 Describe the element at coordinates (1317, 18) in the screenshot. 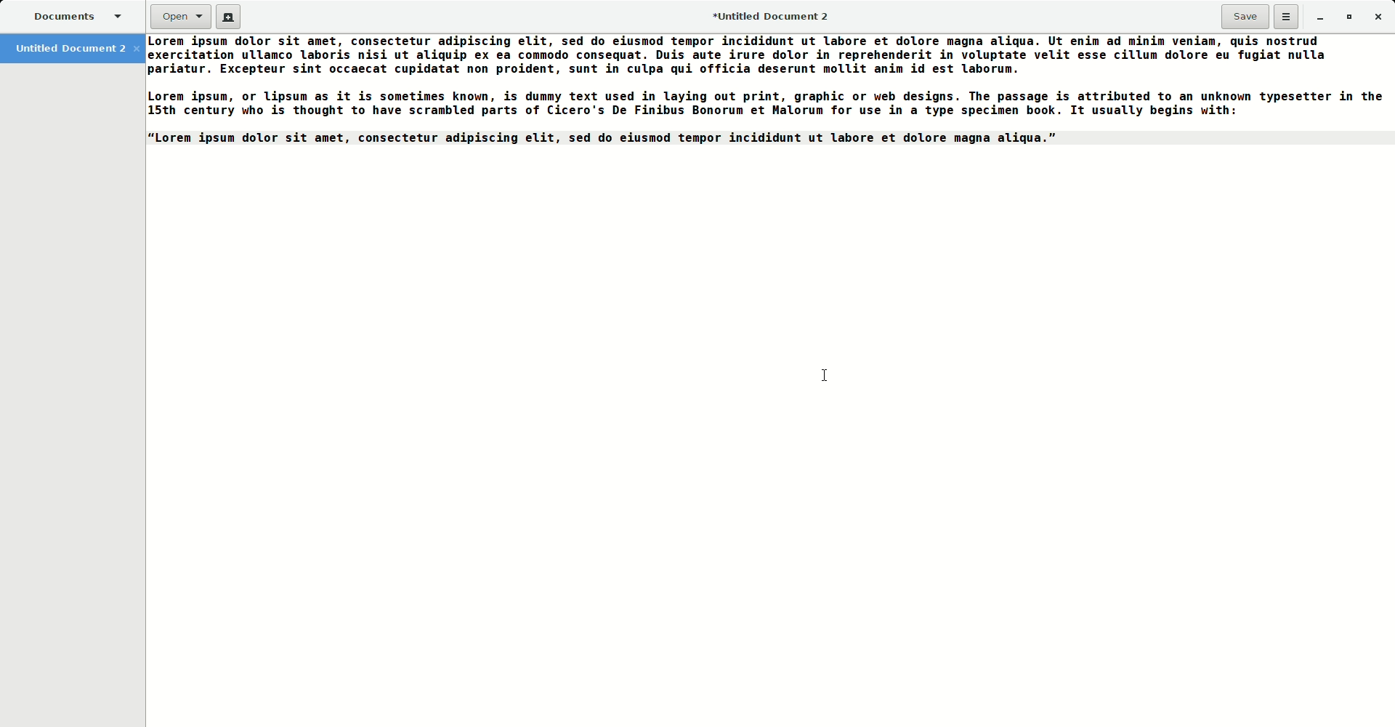

I see `Minimize` at that location.